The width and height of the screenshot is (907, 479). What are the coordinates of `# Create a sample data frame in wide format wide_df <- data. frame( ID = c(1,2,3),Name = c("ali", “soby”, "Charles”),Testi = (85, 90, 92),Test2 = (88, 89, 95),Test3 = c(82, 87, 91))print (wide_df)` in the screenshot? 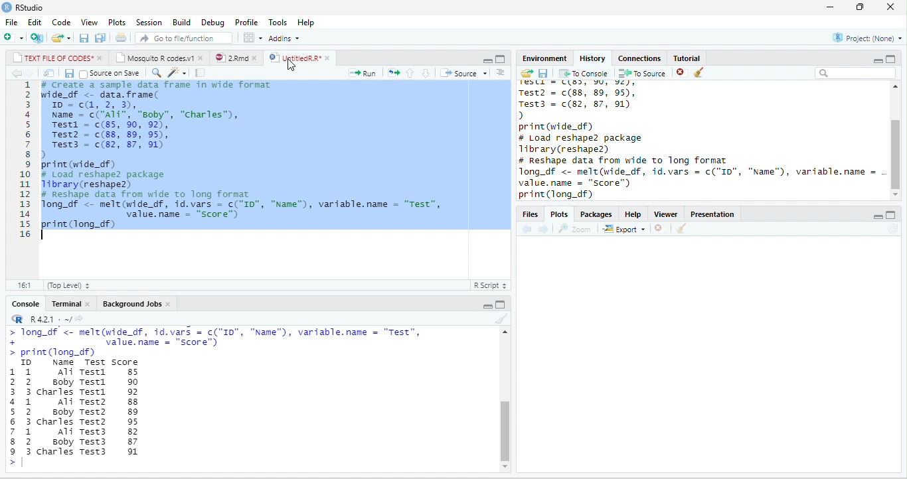 It's located at (156, 125).